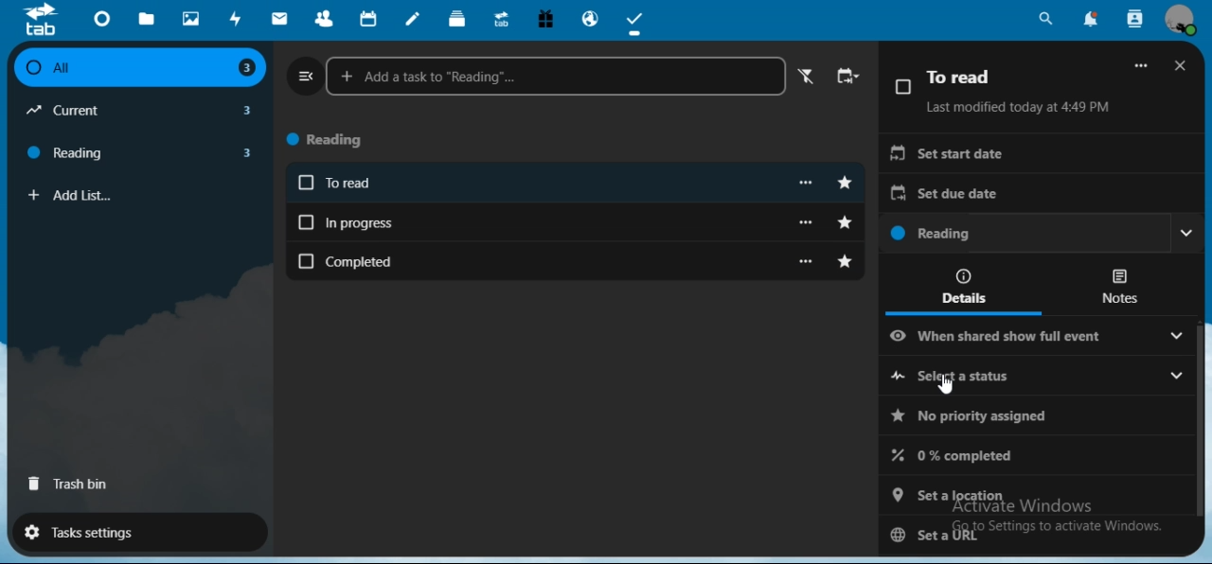 Image resolution: width=1212 pixels, height=564 pixels. Describe the element at coordinates (502, 19) in the screenshot. I see `upgrade` at that location.